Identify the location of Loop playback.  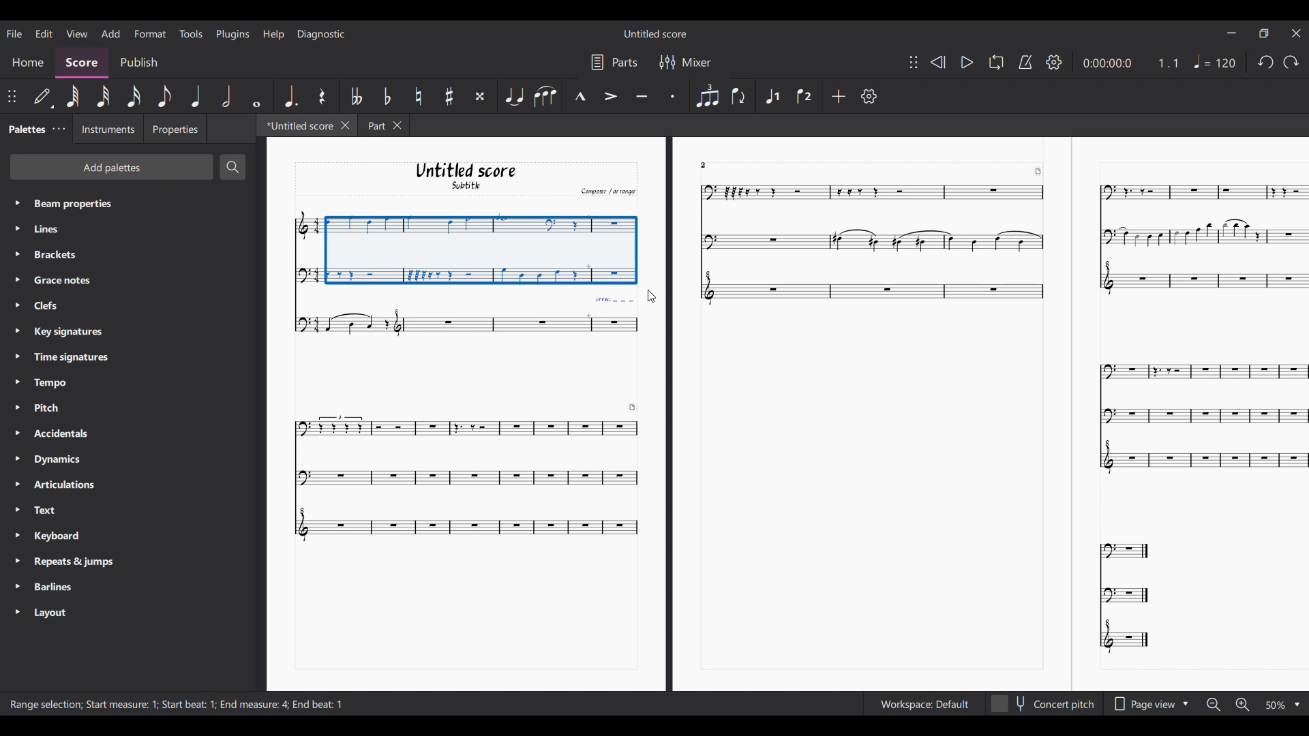
(995, 63).